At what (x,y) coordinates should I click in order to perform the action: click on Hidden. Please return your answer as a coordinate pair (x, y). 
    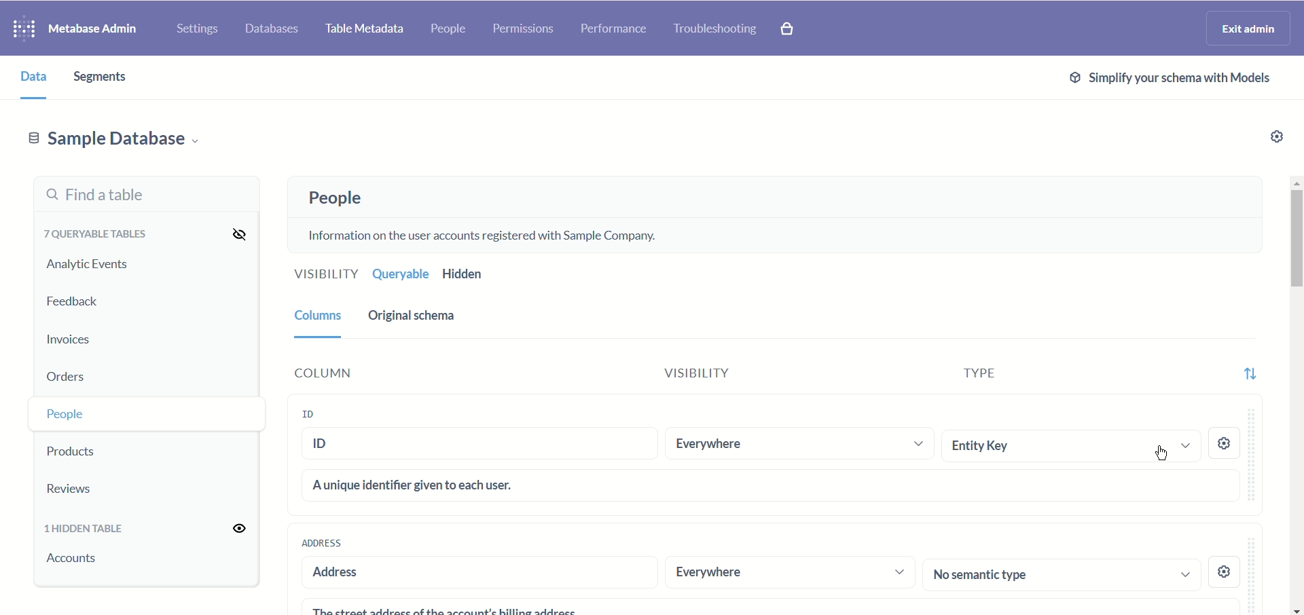
    Looking at the image, I should click on (466, 274).